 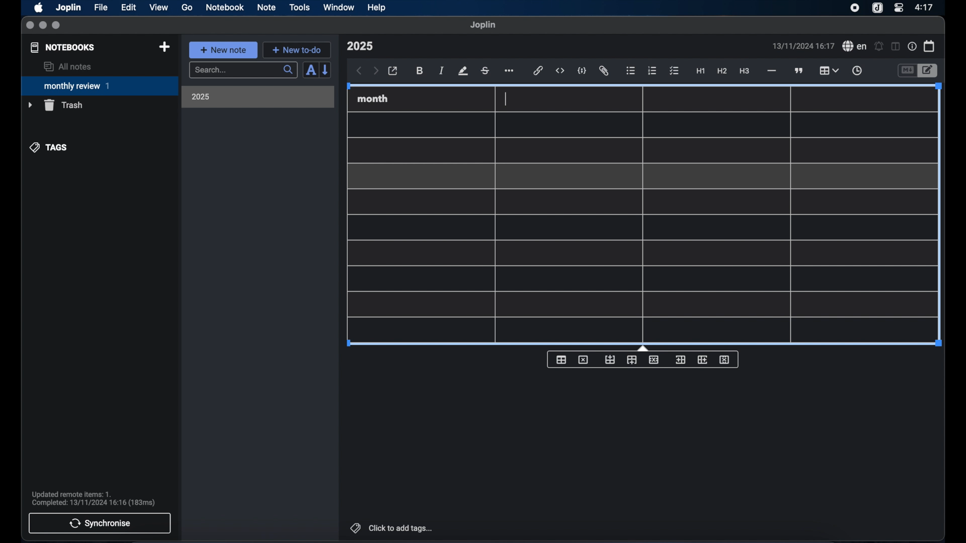 I want to click on window, so click(x=339, y=7).